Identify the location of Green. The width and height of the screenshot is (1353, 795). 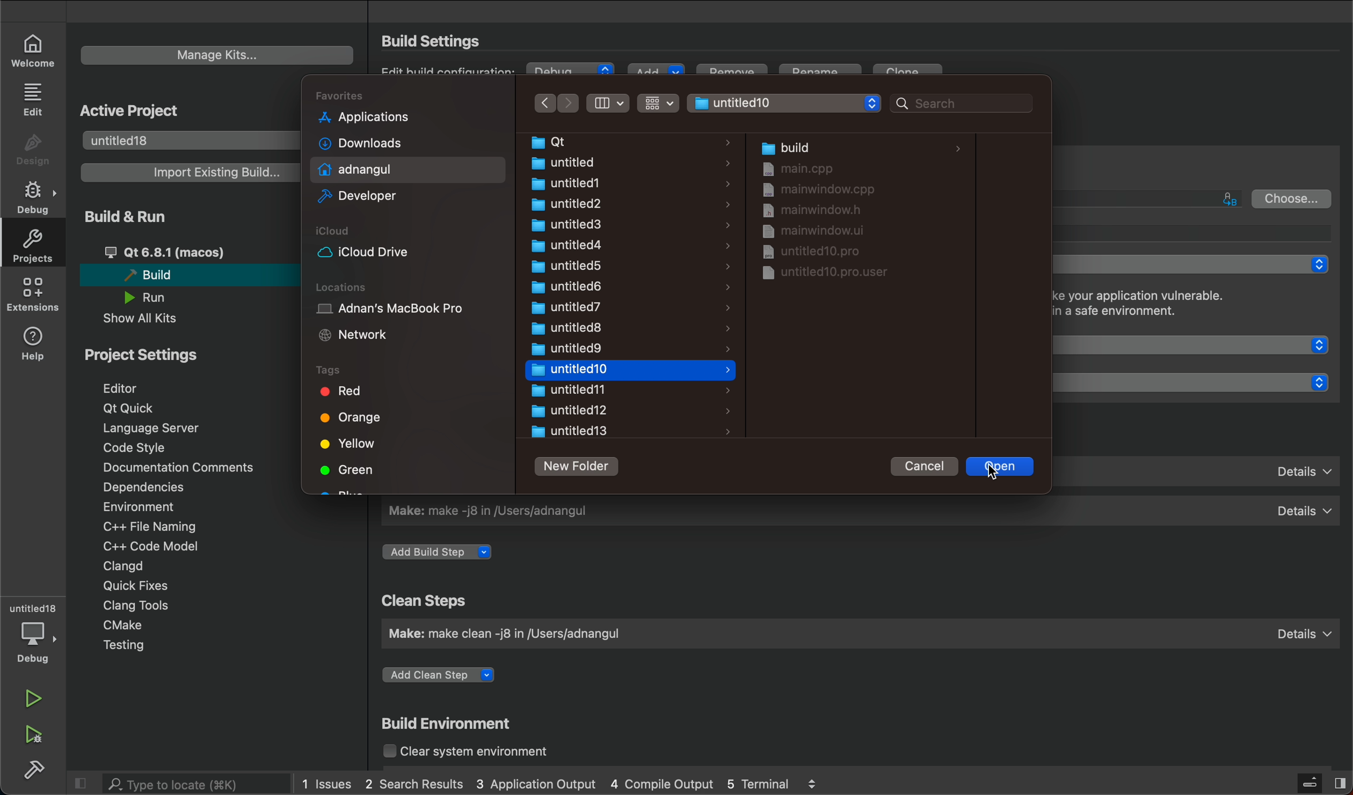
(351, 469).